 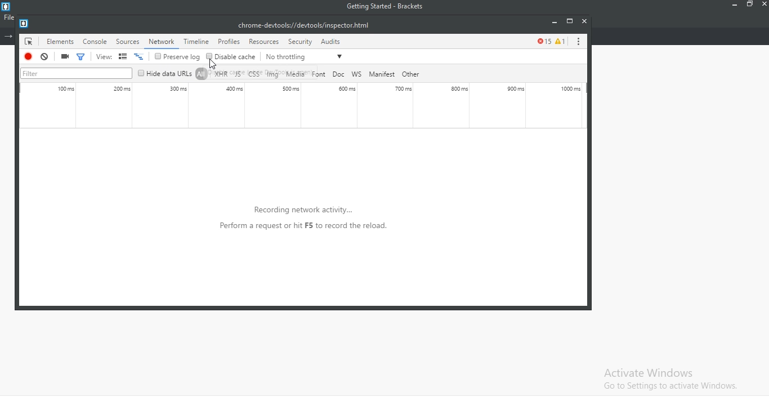 I want to click on recording network activity, so click(x=293, y=230).